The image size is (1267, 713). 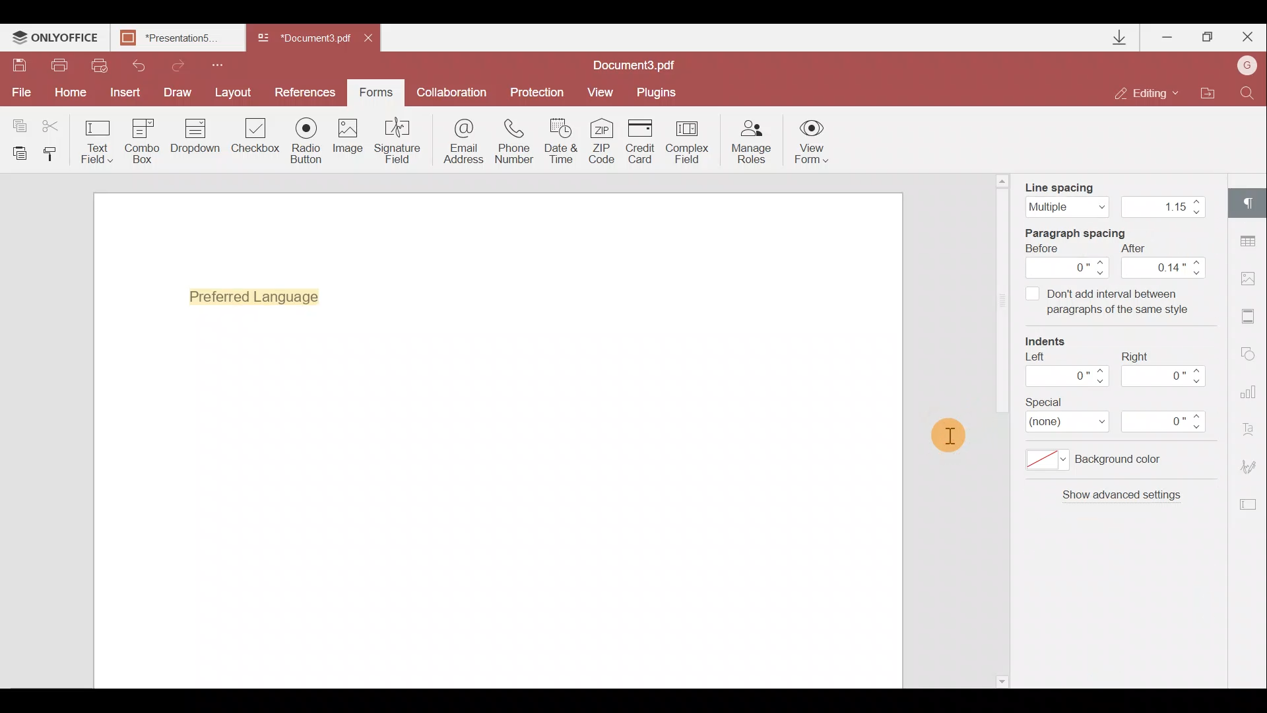 What do you see at coordinates (68, 92) in the screenshot?
I see `Home` at bounding box center [68, 92].